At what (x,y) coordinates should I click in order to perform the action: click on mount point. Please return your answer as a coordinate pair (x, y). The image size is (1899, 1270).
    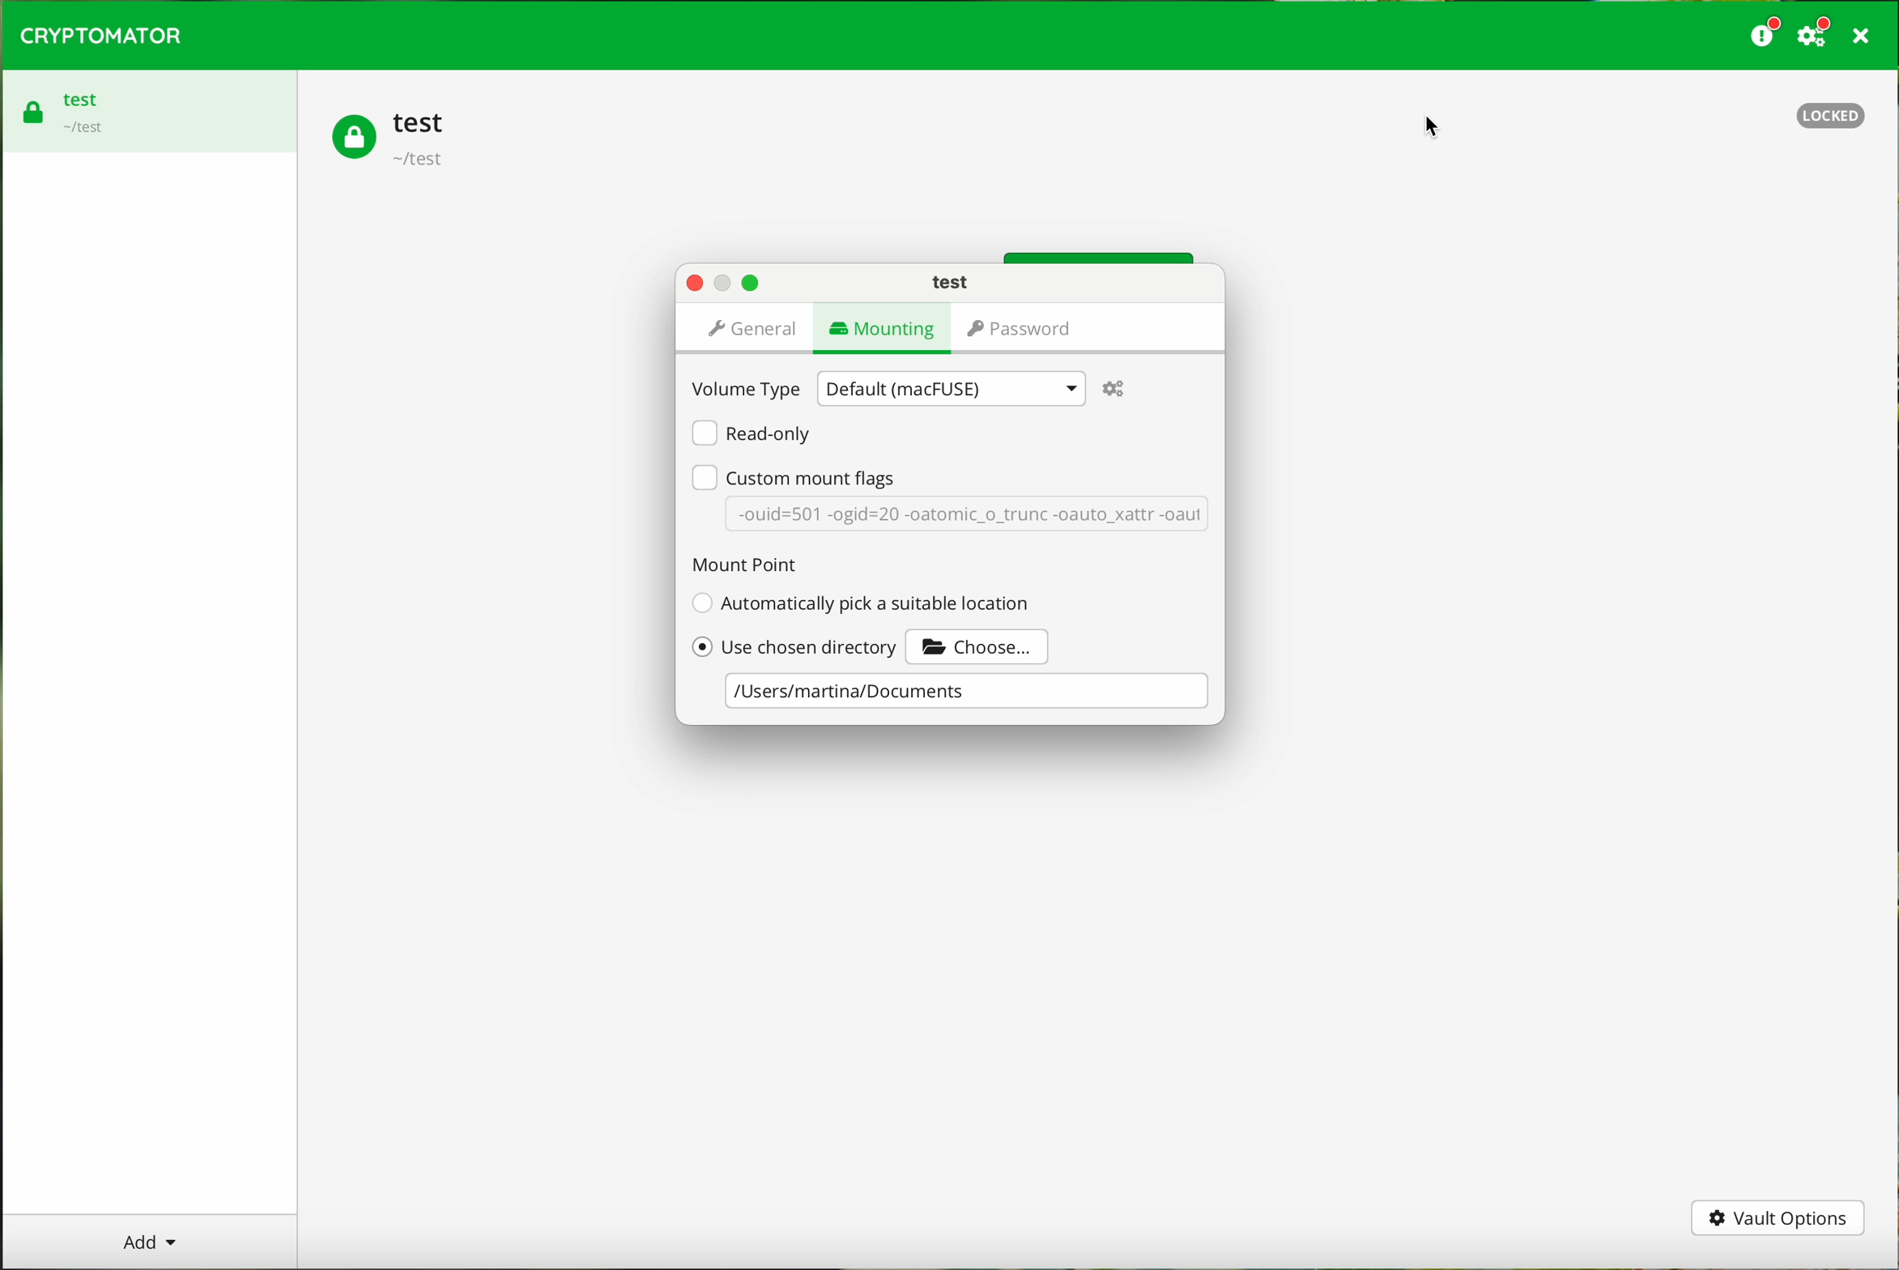
    Looking at the image, I should click on (742, 565).